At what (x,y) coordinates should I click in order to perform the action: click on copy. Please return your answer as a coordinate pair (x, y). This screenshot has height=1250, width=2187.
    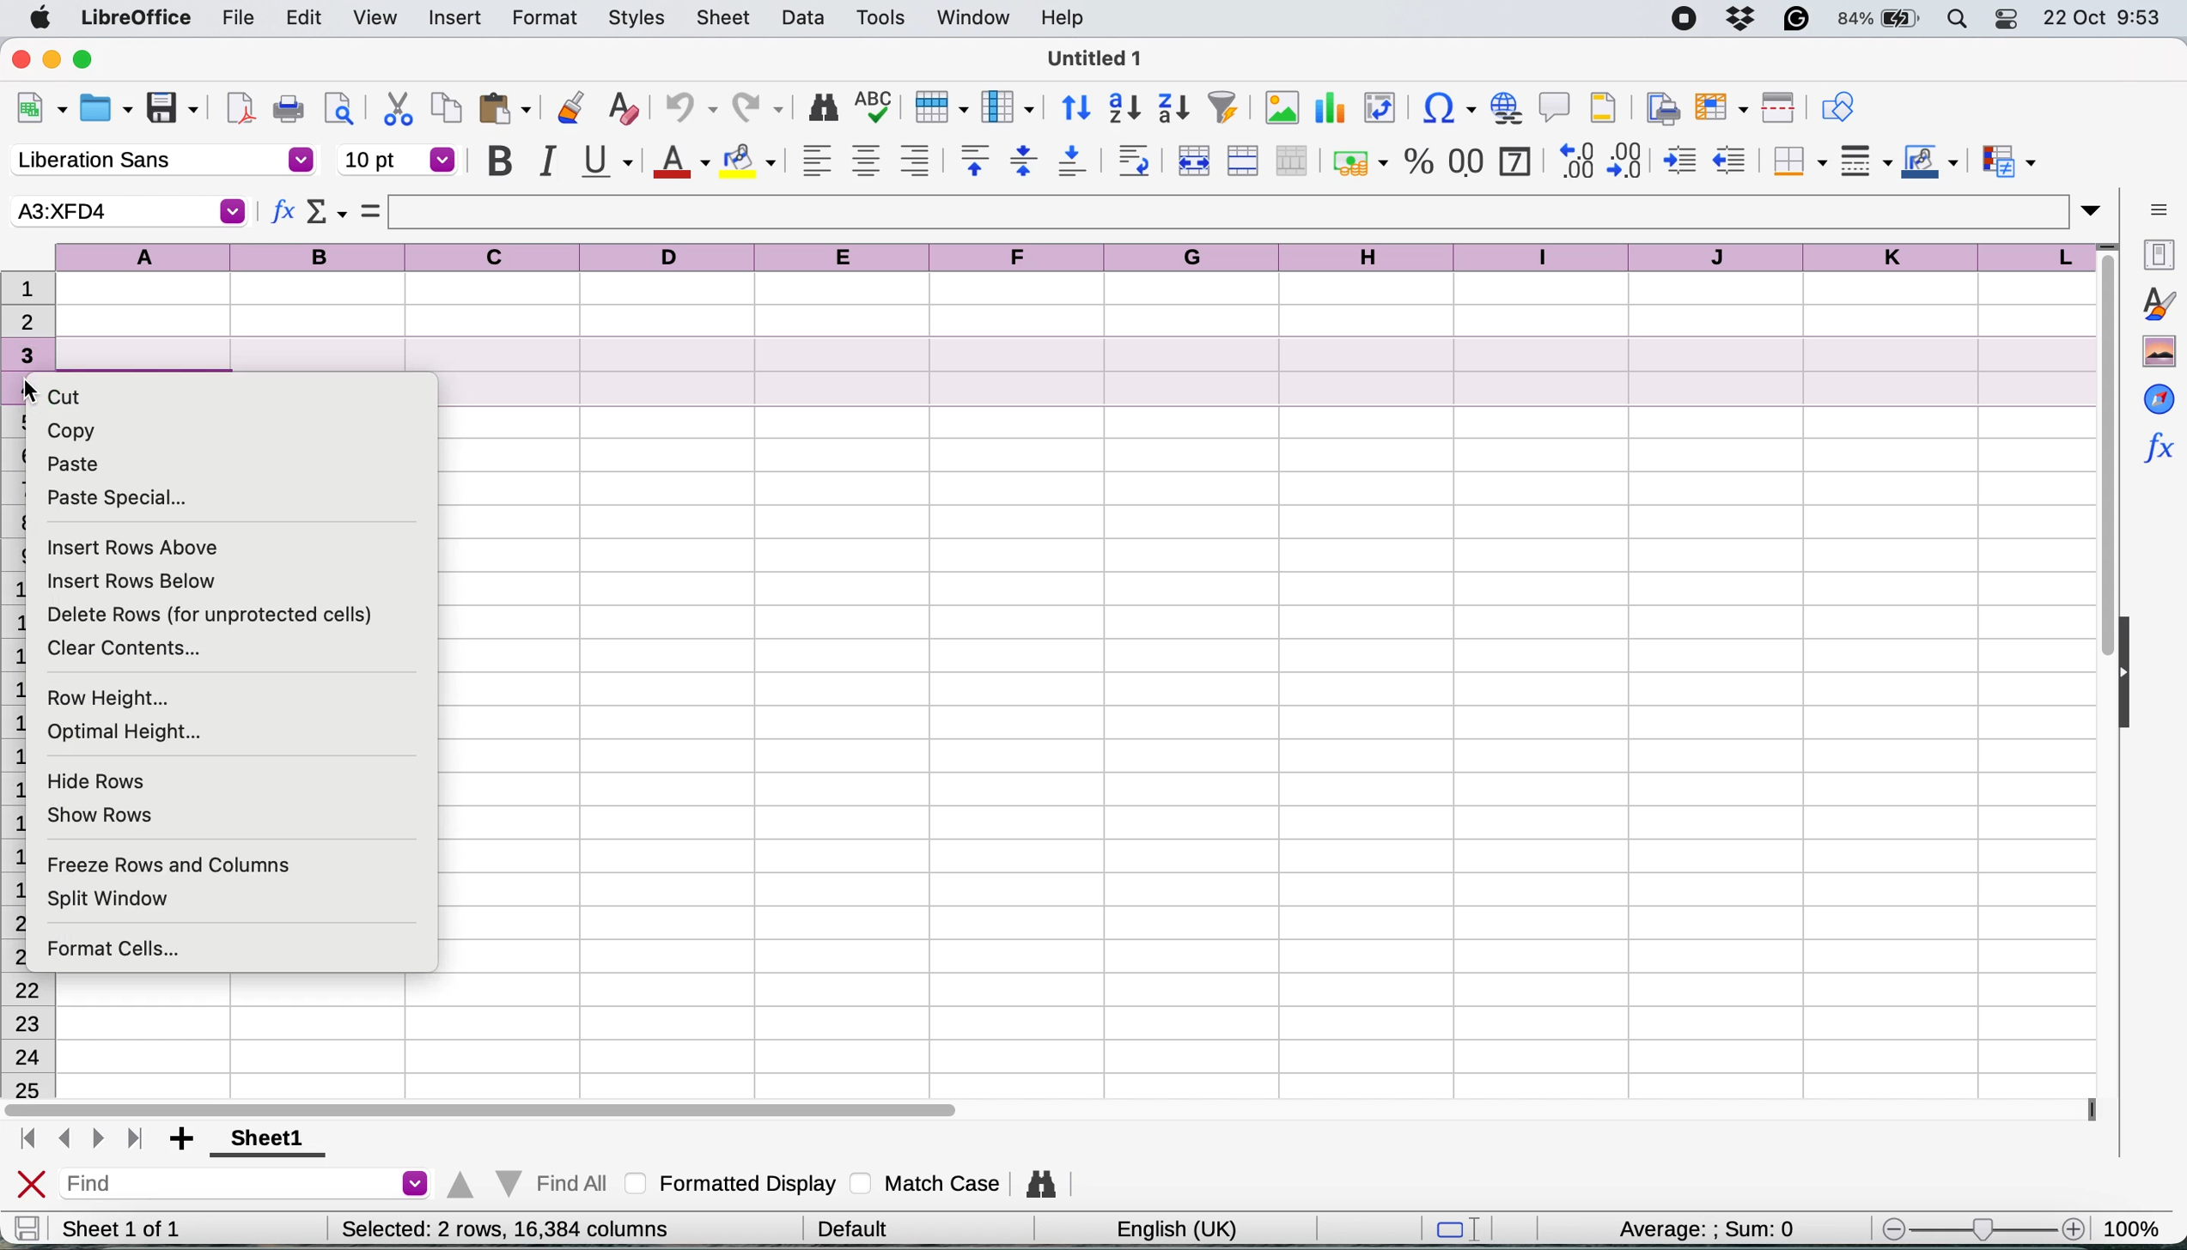
    Looking at the image, I should click on (448, 107).